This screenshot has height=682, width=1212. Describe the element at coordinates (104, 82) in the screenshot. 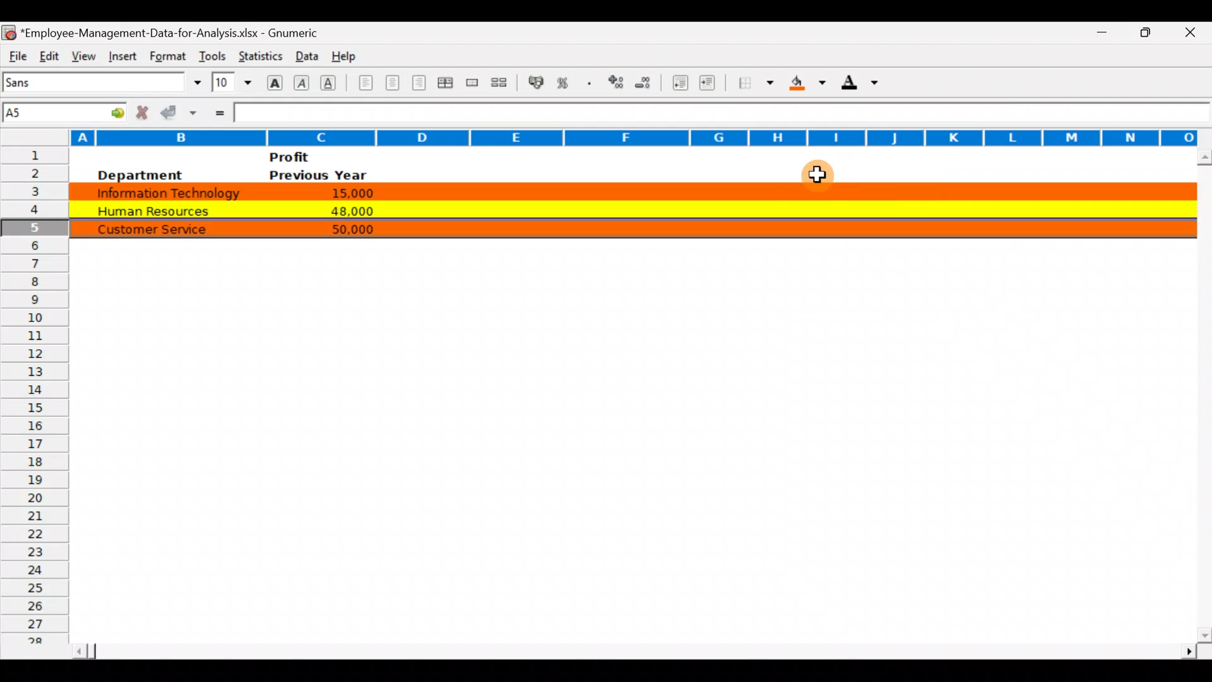

I see `Font name` at that location.